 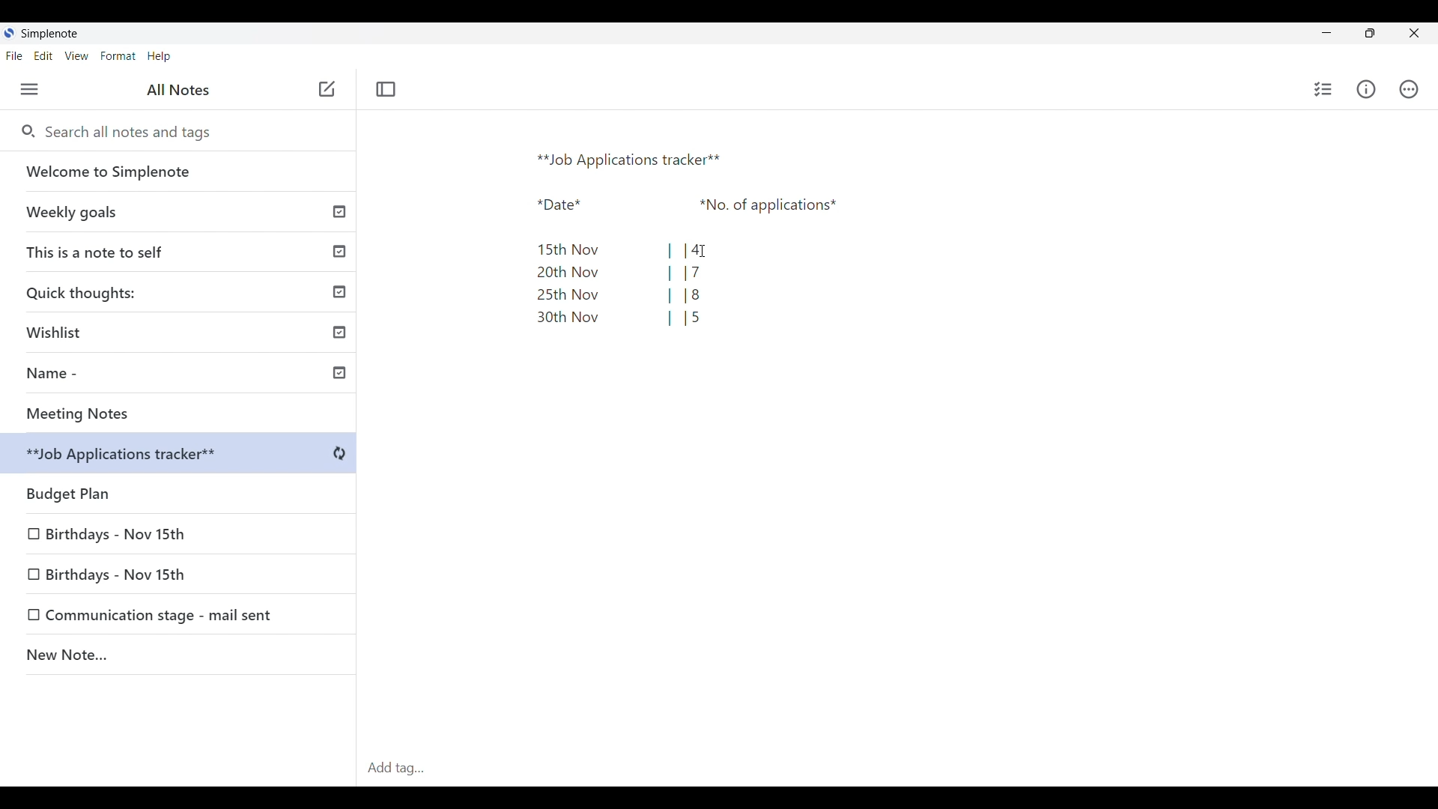 I want to click on close, so click(x=1419, y=33).